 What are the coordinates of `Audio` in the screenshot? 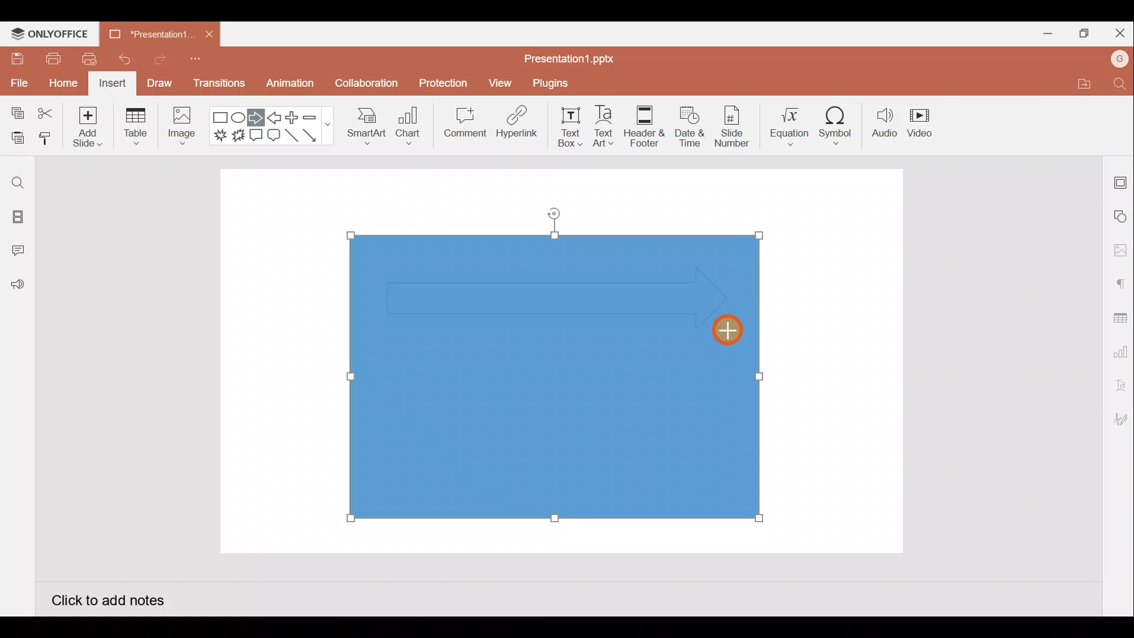 It's located at (885, 123).